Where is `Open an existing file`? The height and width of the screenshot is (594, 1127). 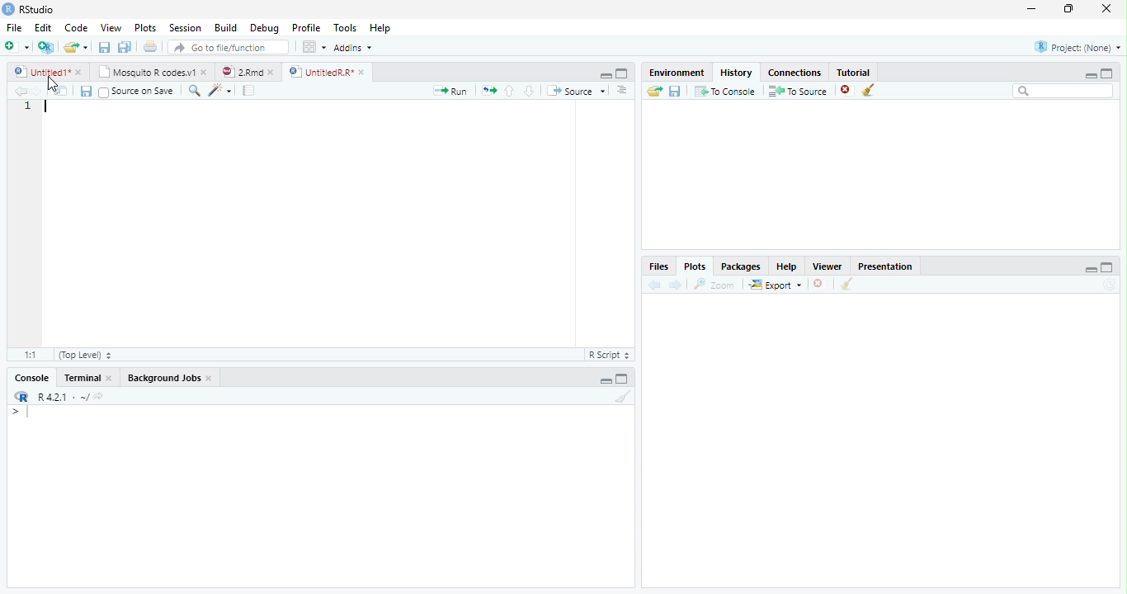
Open an existing file is located at coordinates (70, 47).